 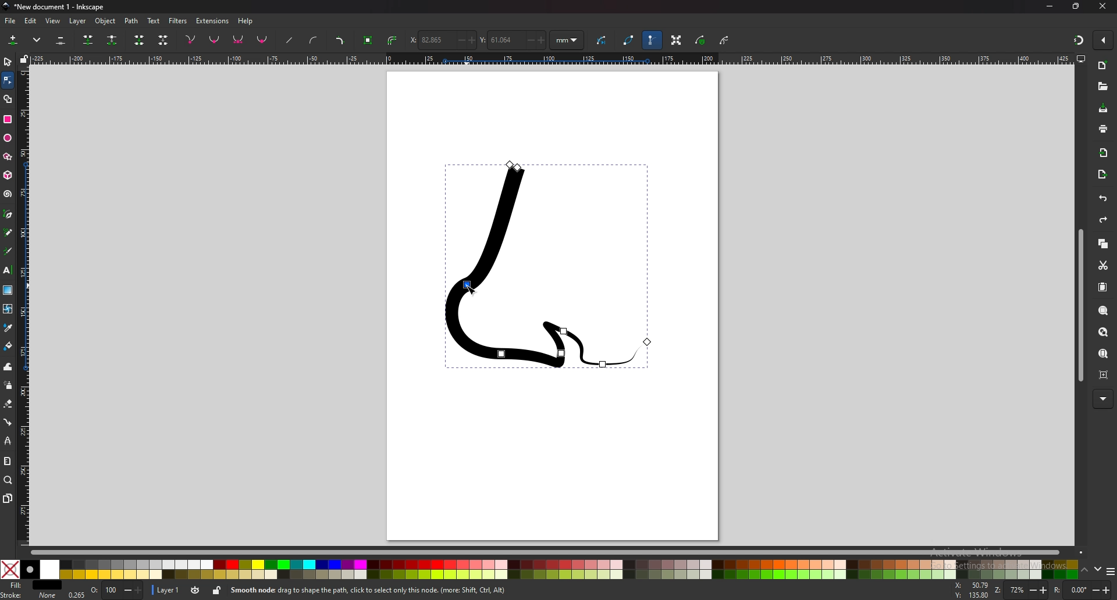 I want to click on zoom drawing, so click(x=1102, y=333).